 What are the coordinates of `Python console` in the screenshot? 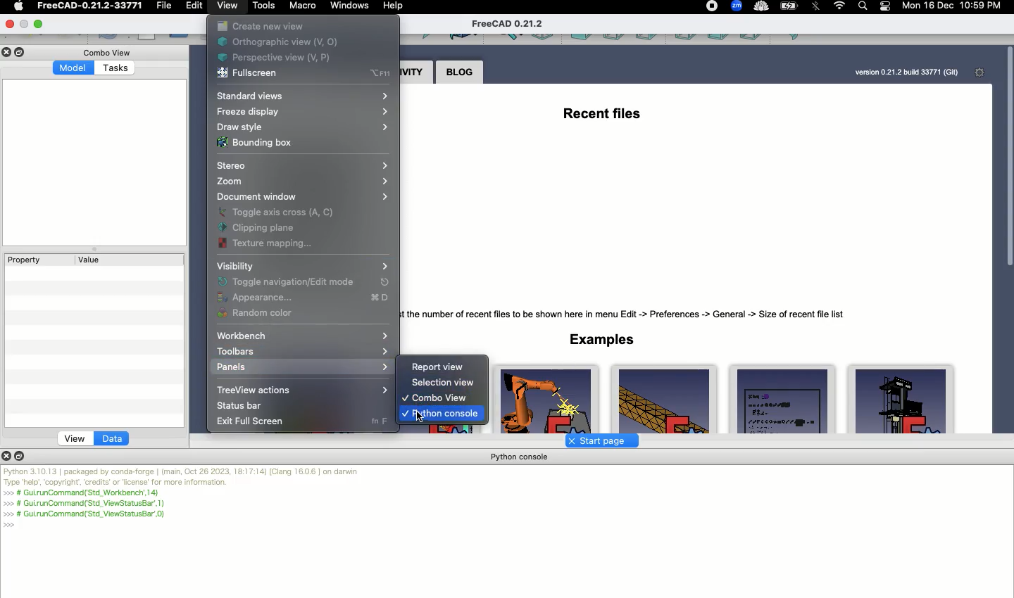 It's located at (520, 457).